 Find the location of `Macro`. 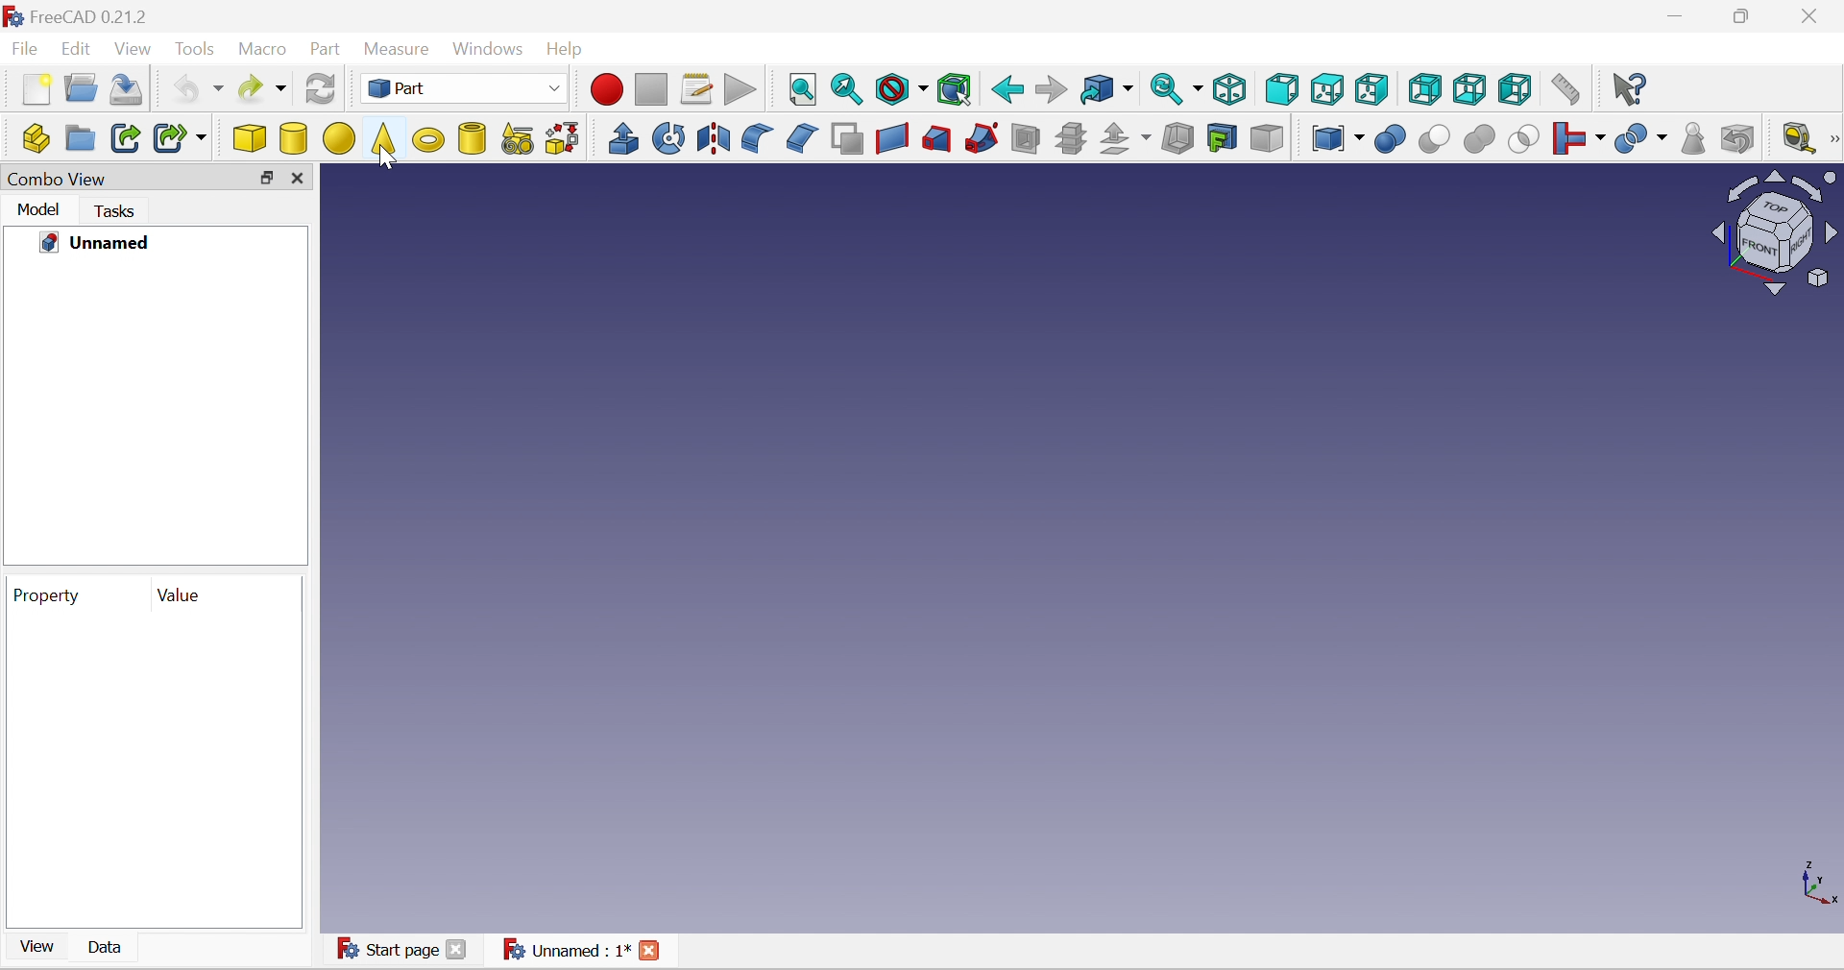

Macro is located at coordinates (264, 50).